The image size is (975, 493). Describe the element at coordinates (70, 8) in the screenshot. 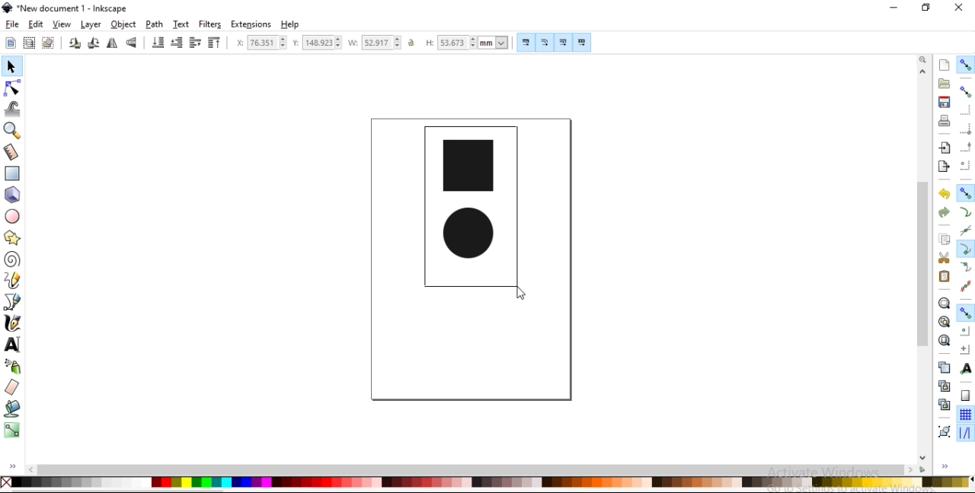

I see `new document 1 -Inksacpe` at that location.